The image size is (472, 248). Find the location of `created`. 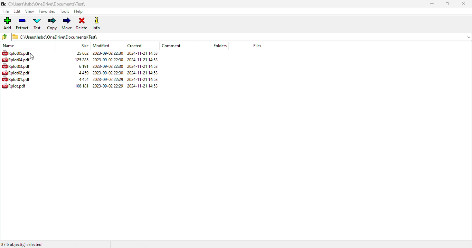

created is located at coordinates (134, 46).